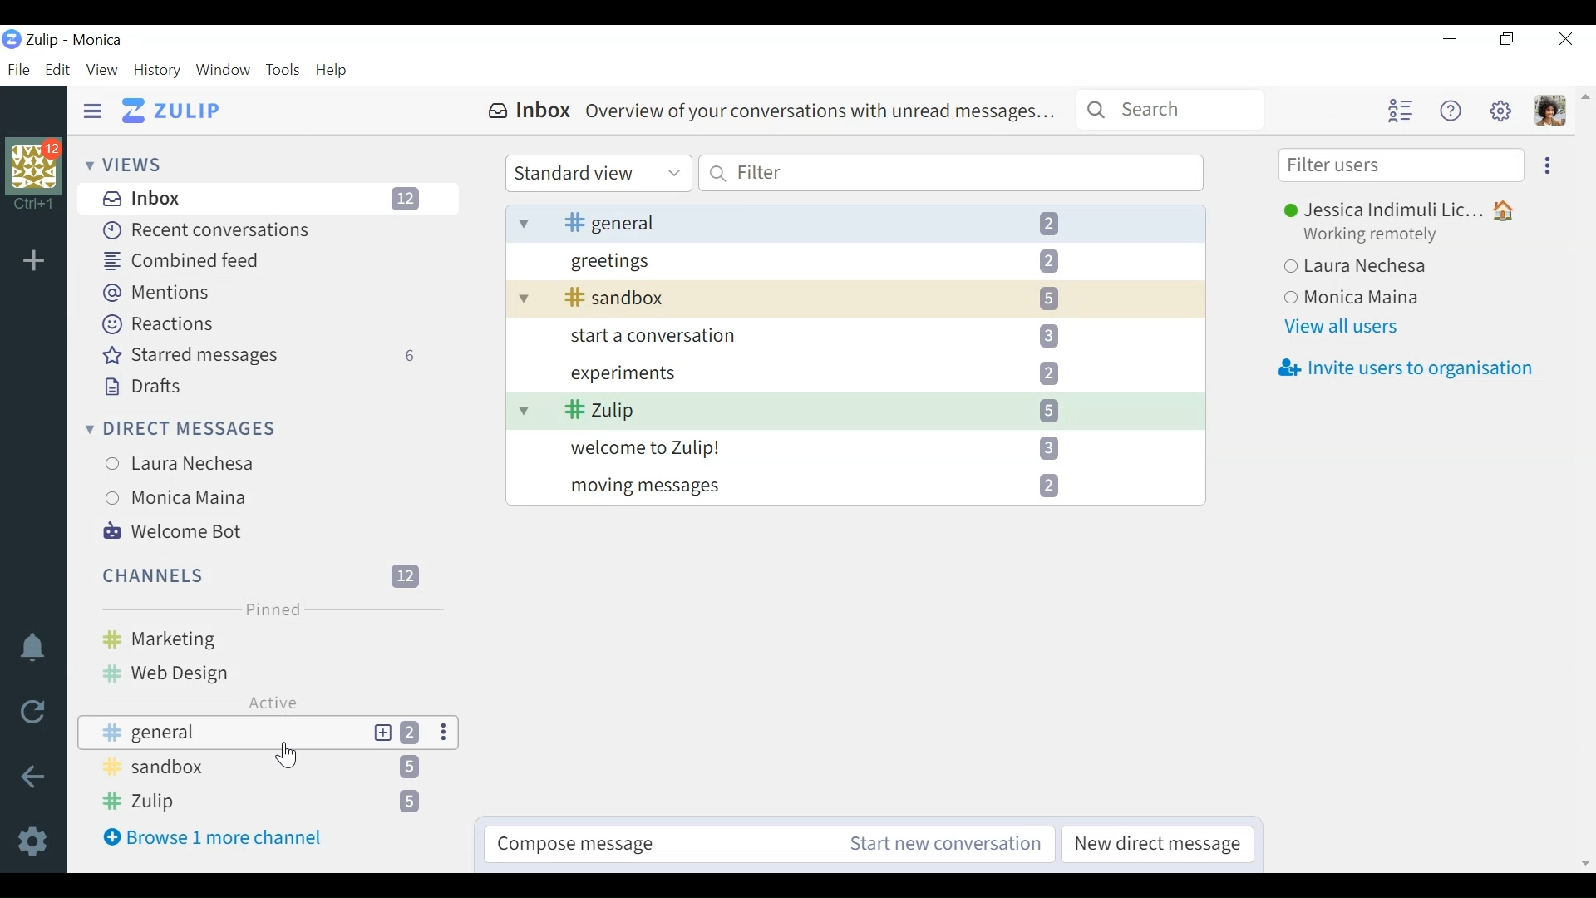 The width and height of the screenshot is (1596, 898). I want to click on Scrollbar, so click(1584, 478).